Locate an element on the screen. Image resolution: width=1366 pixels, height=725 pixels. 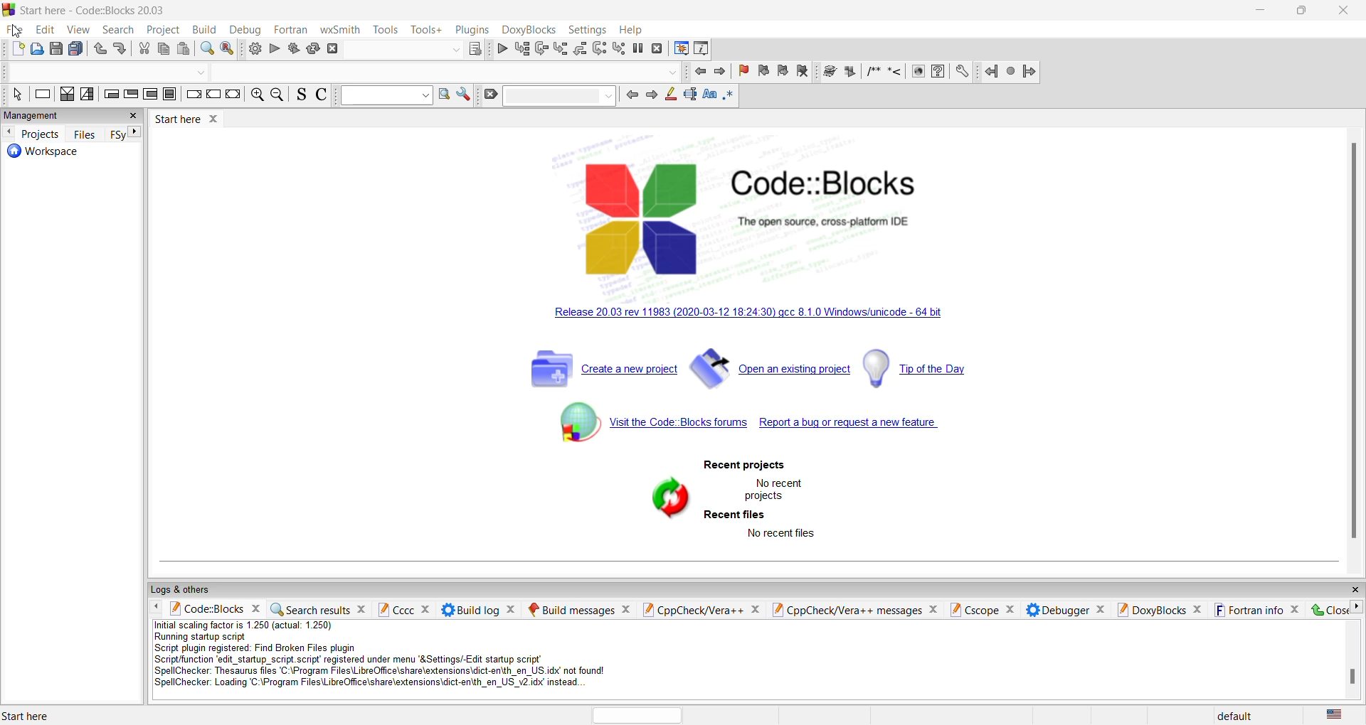
recent files is located at coordinates (736, 515).